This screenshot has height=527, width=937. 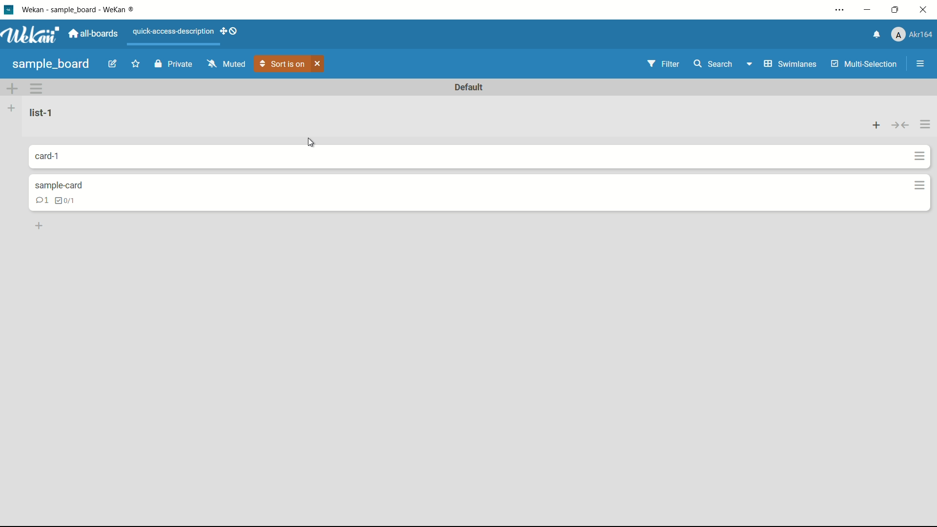 I want to click on card name, so click(x=67, y=184).